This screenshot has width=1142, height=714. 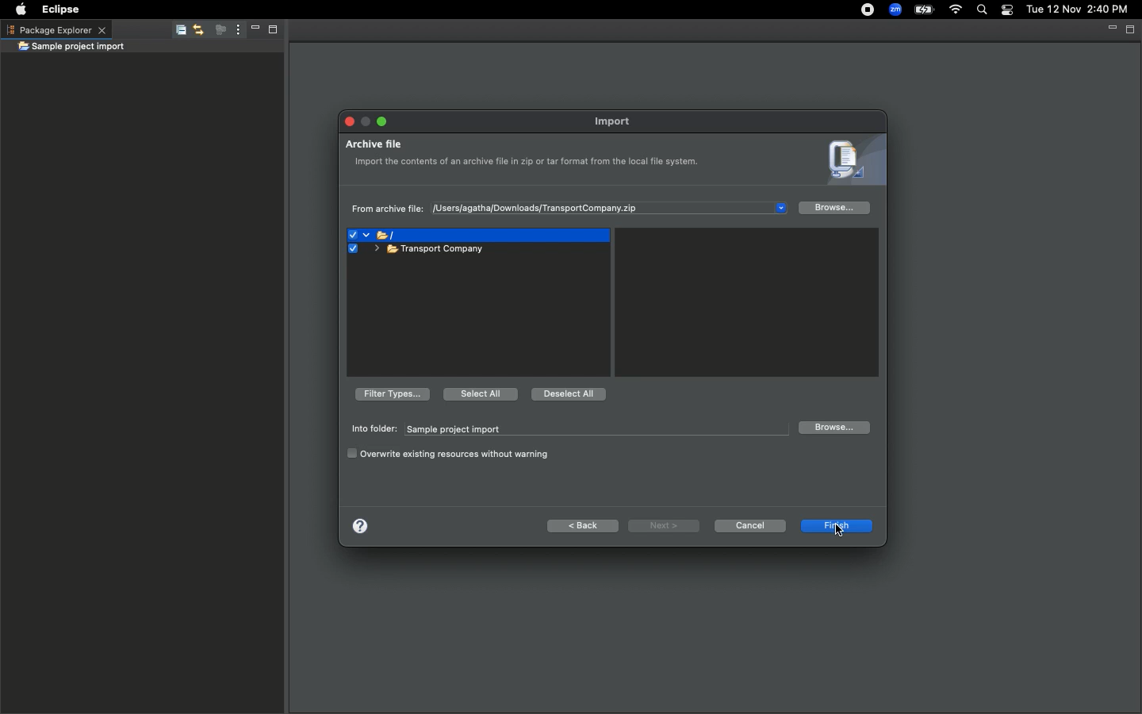 I want to click on Focus on active task, so click(x=216, y=31).